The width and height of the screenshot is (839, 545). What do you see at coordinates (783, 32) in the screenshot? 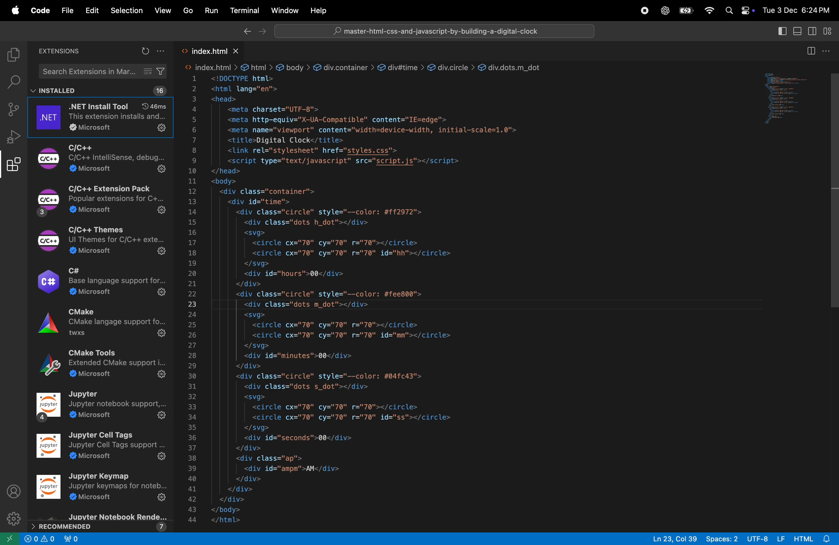
I see `toggle side bar` at bounding box center [783, 32].